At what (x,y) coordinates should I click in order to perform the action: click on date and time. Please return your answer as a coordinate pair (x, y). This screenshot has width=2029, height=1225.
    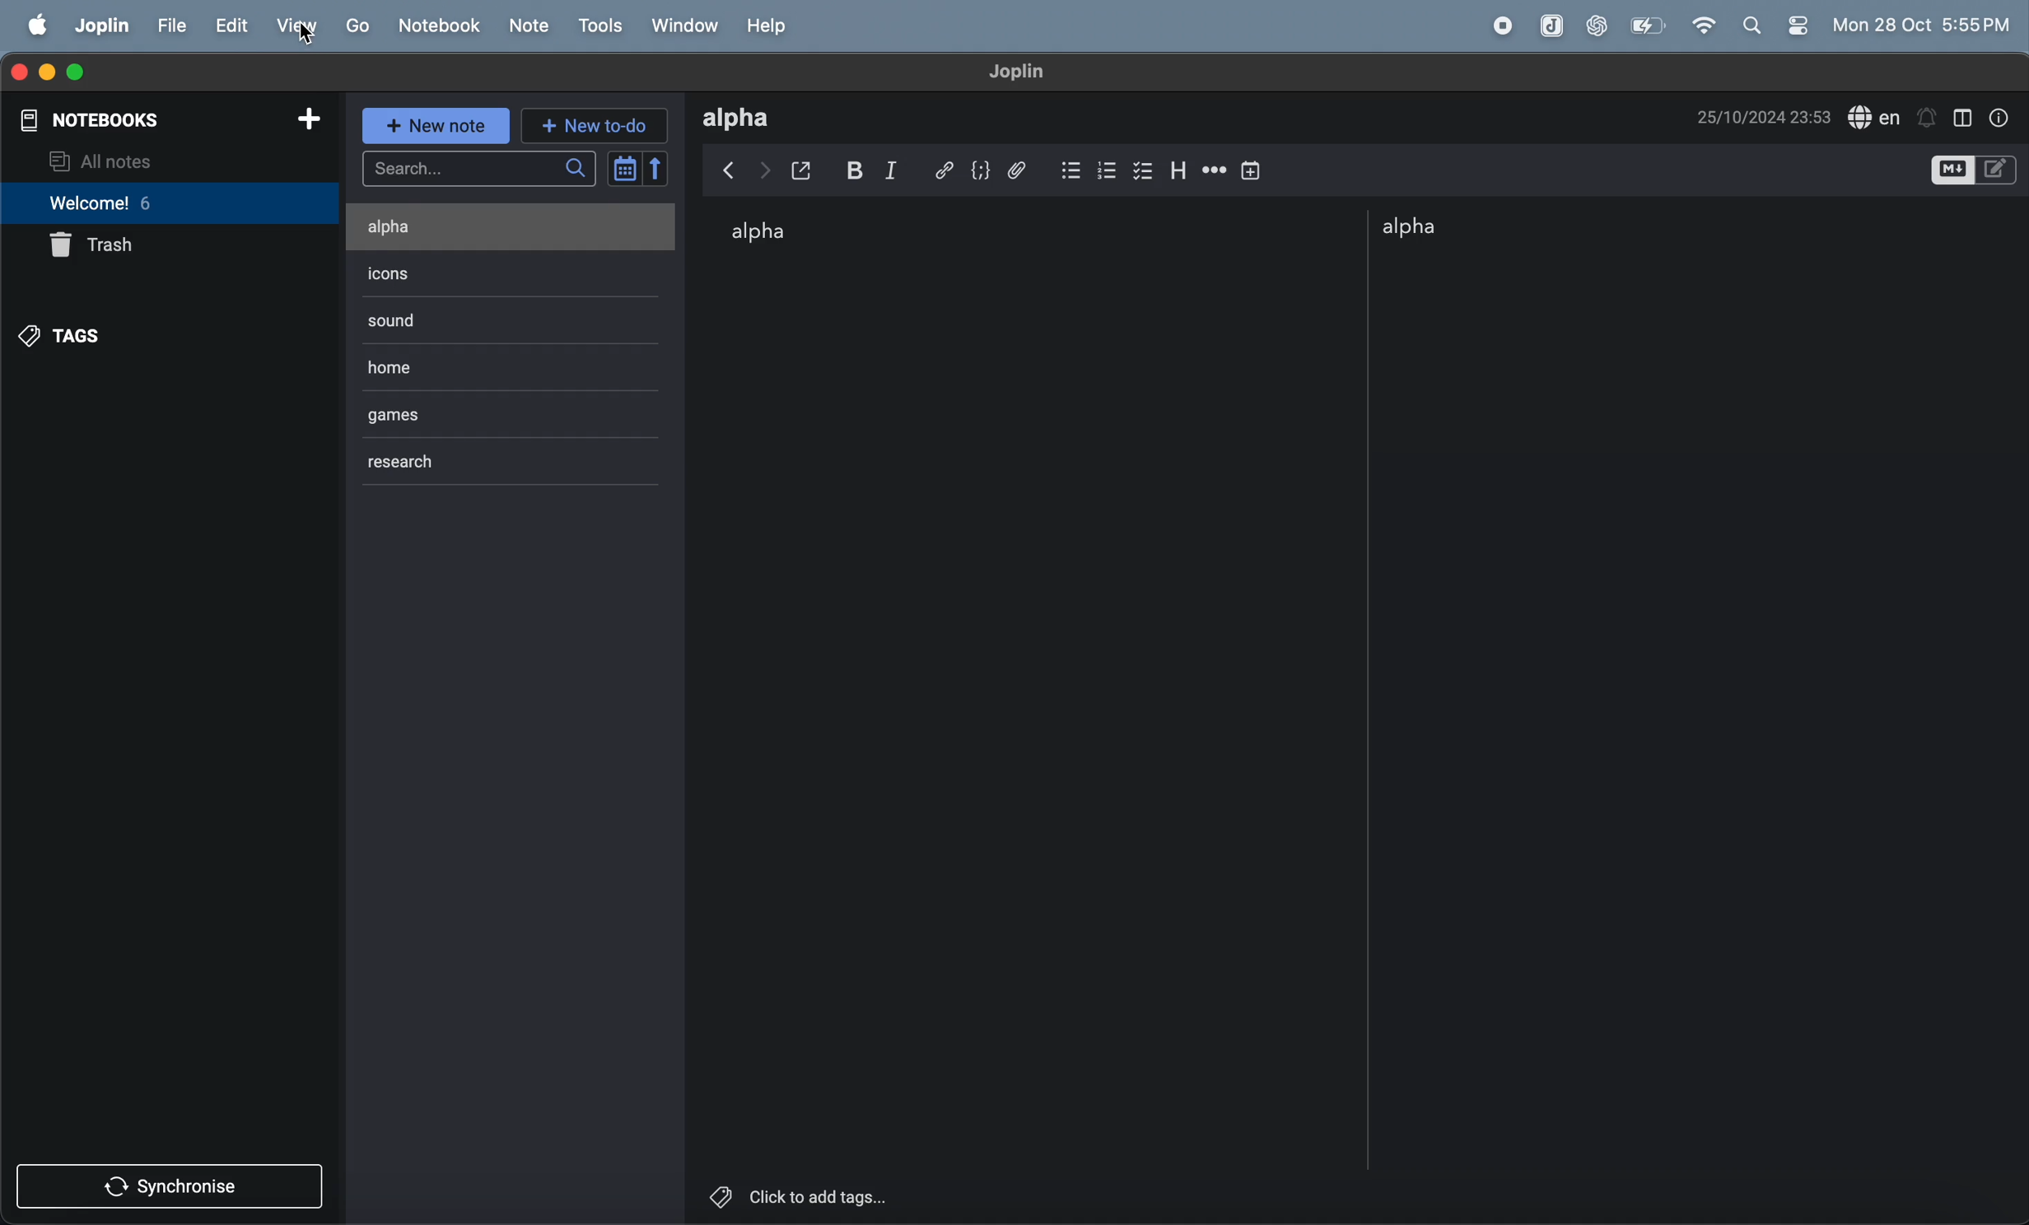
    Looking at the image, I should click on (1765, 115).